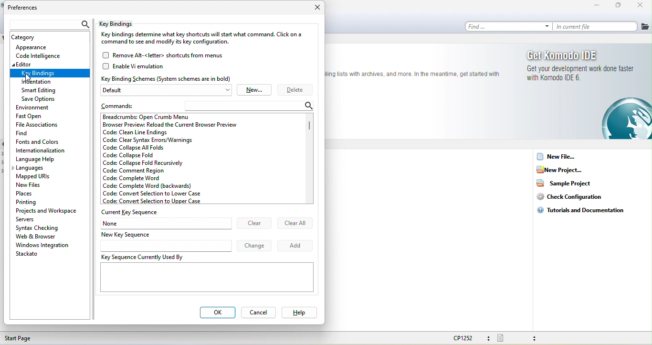  Describe the element at coordinates (597, 6) in the screenshot. I see `minimize` at that location.